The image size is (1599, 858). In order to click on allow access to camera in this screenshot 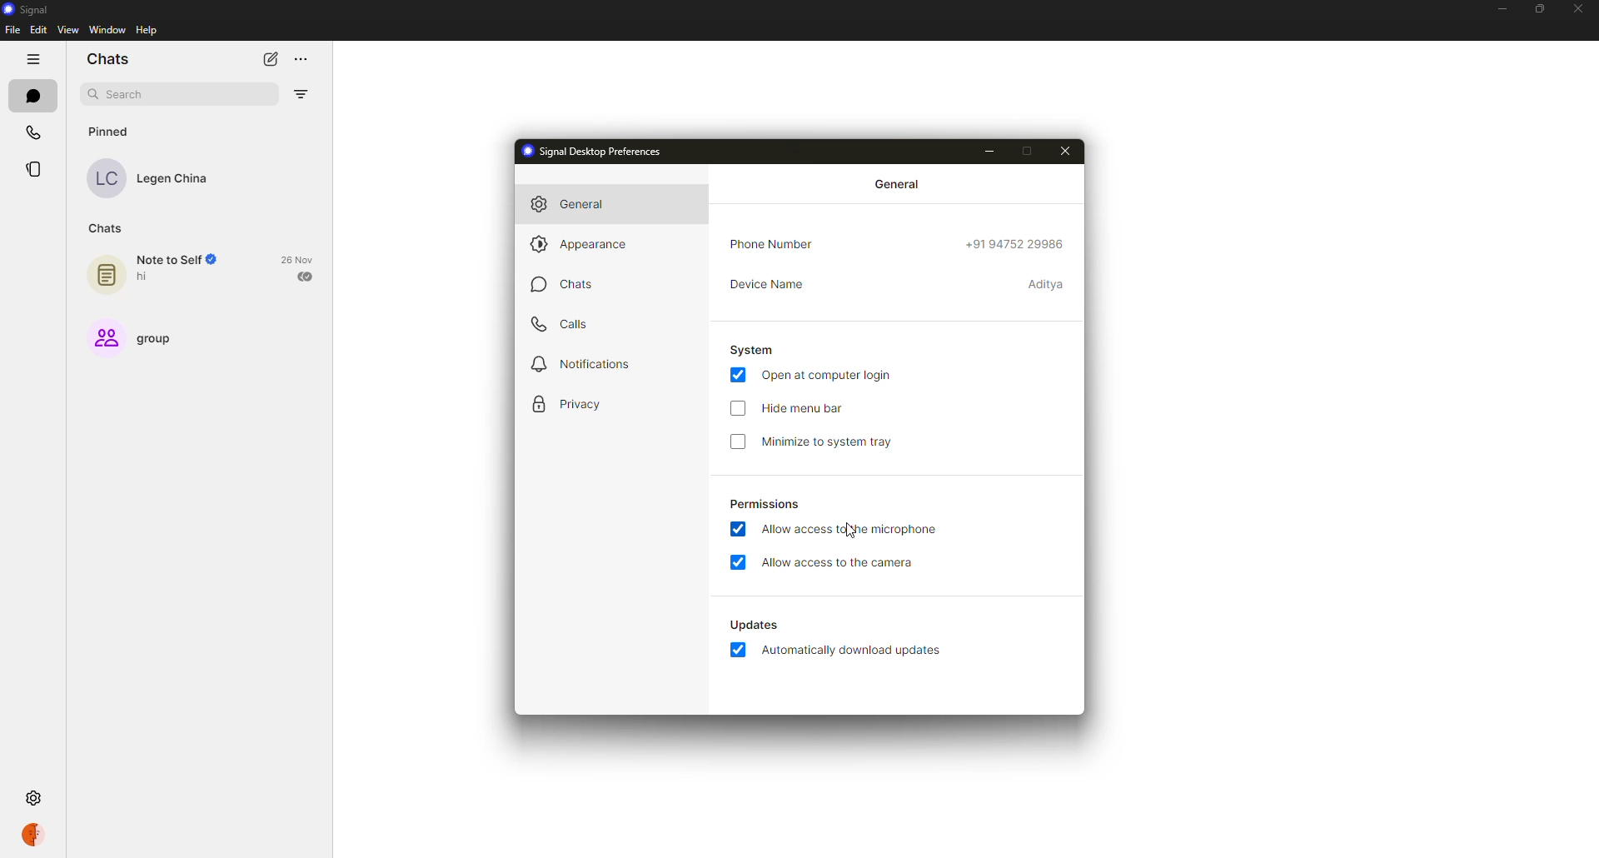, I will do `click(841, 564)`.